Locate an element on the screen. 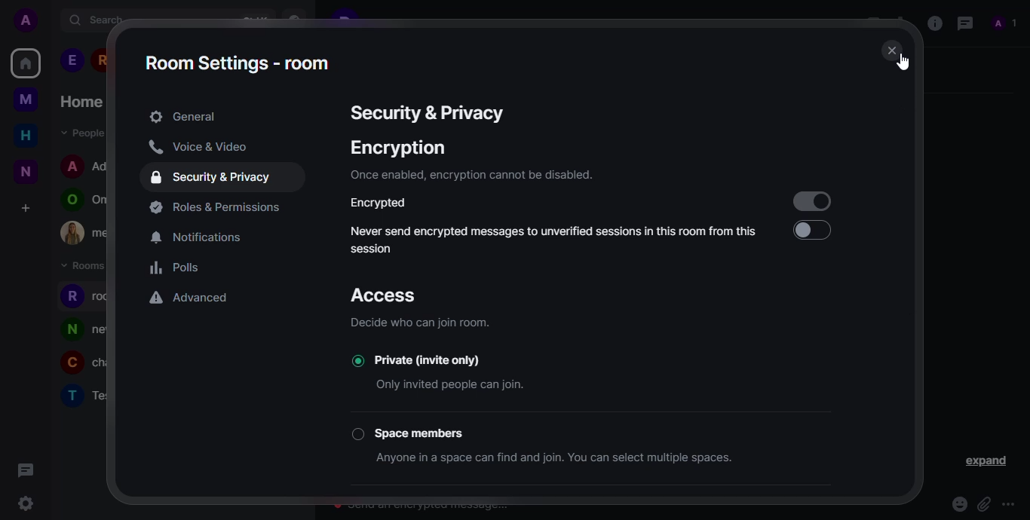  space is located at coordinates (426, 432).